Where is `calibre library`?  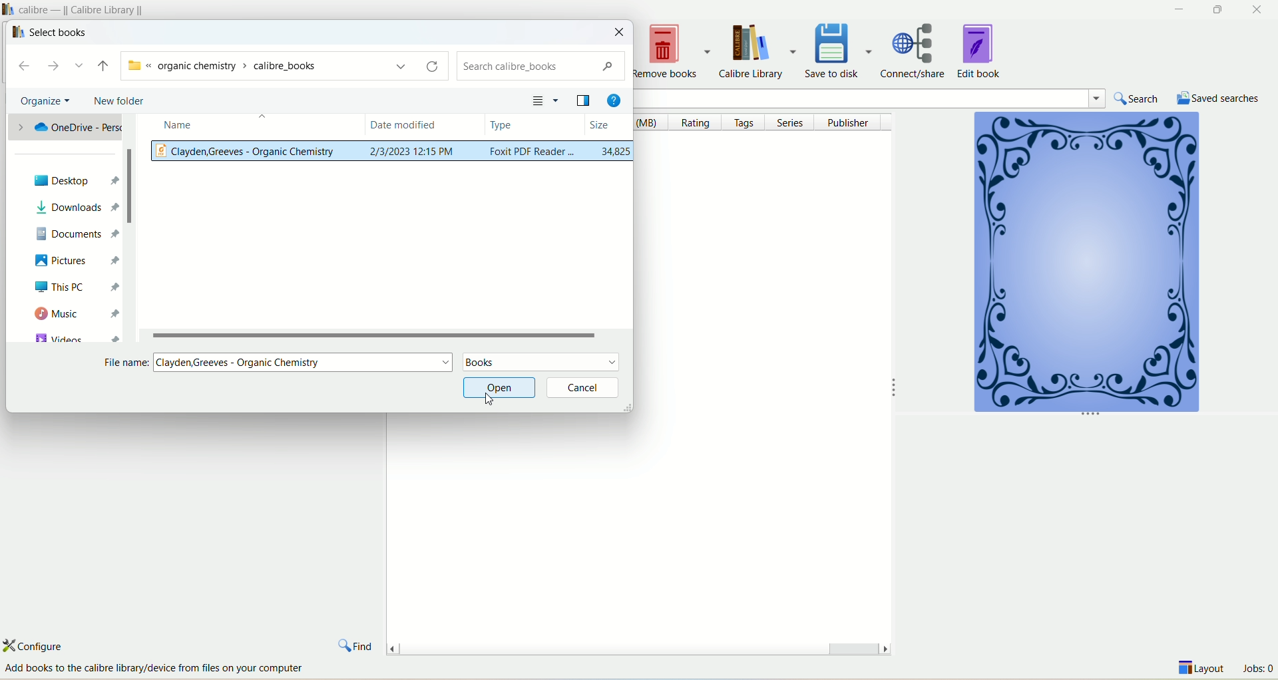
calibre library is located at coordinates (761, 52).